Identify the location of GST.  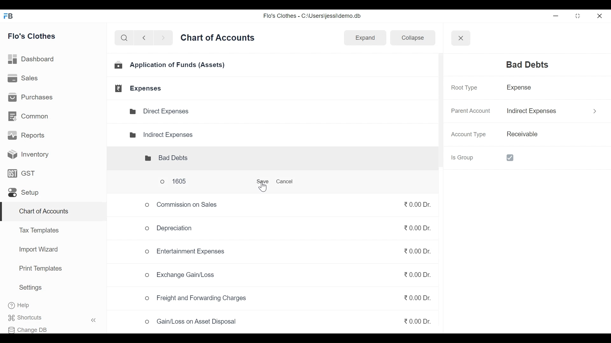
(22, 174).